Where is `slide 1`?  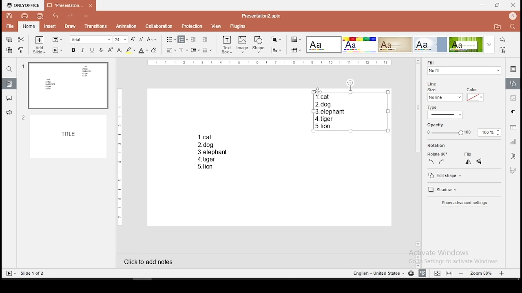 slide 1 is located at coordinates (68, 86).